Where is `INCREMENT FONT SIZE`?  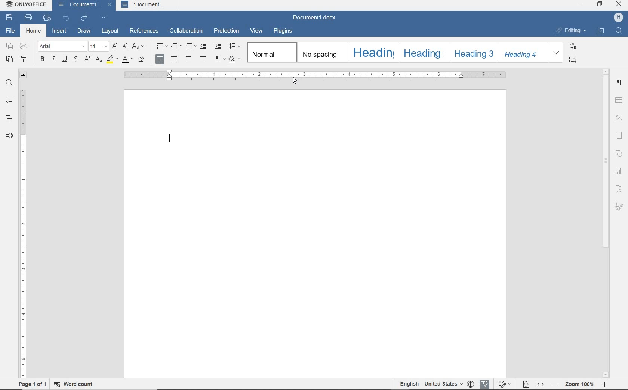 INCREMENT FONT SIZE is located at coordinates (115, 47).